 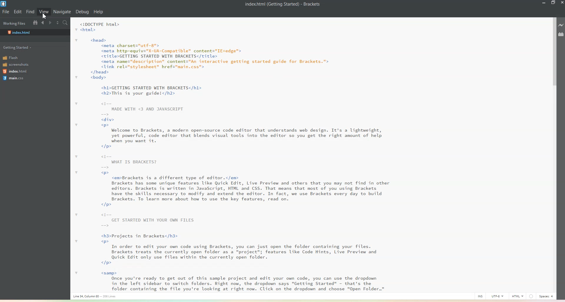 I want to click on Live preview, so click(x=561, y=24).